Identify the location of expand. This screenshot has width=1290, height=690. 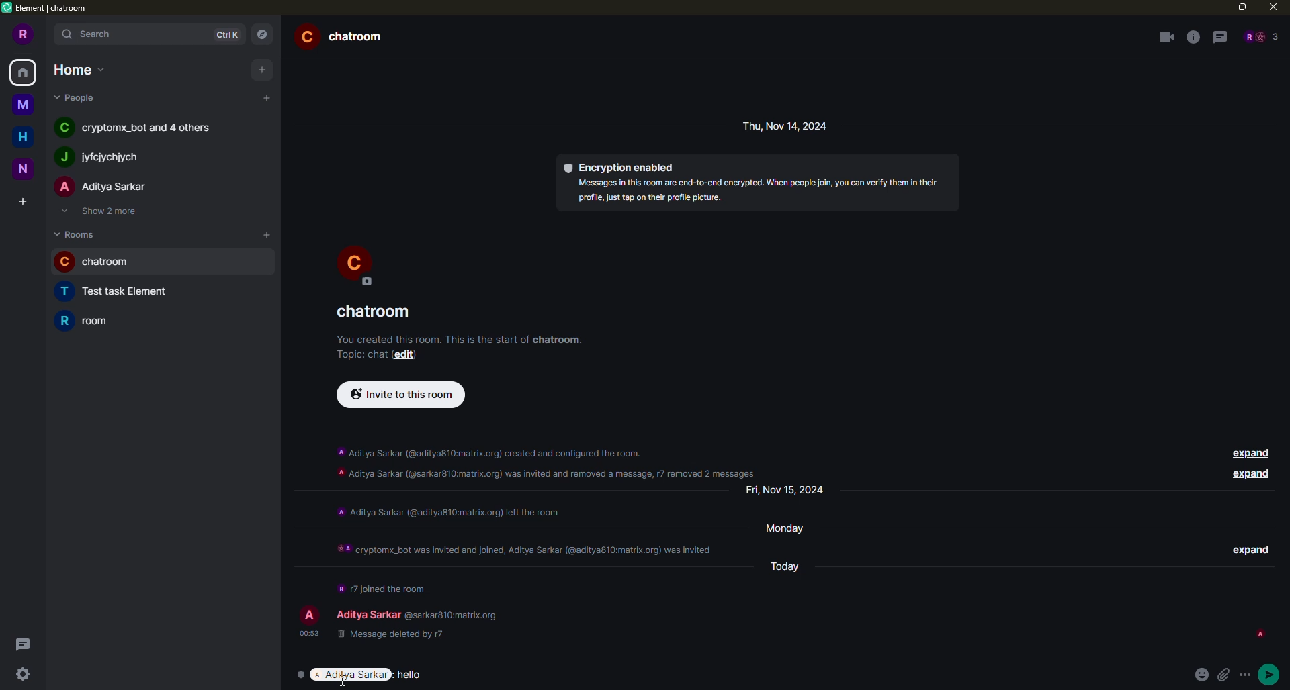
(1248, 548).